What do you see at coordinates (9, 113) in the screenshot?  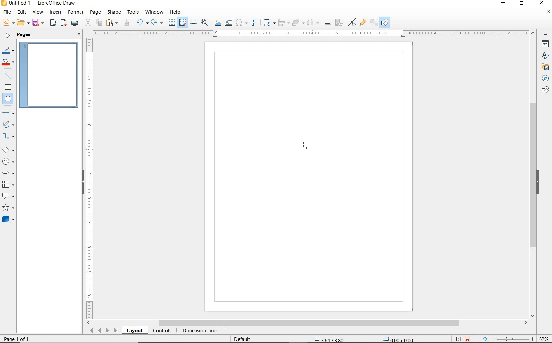 I see `LINES AND ARROWS` at bounding box center [9, 113].